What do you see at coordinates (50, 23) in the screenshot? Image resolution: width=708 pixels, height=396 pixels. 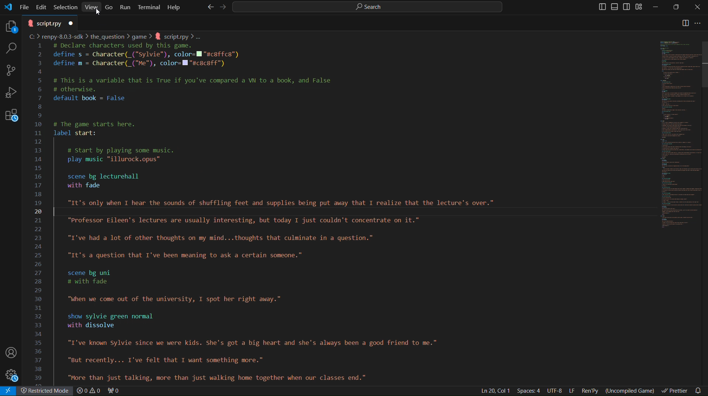 I see `script.rpy` at bounding box center [50, 23].